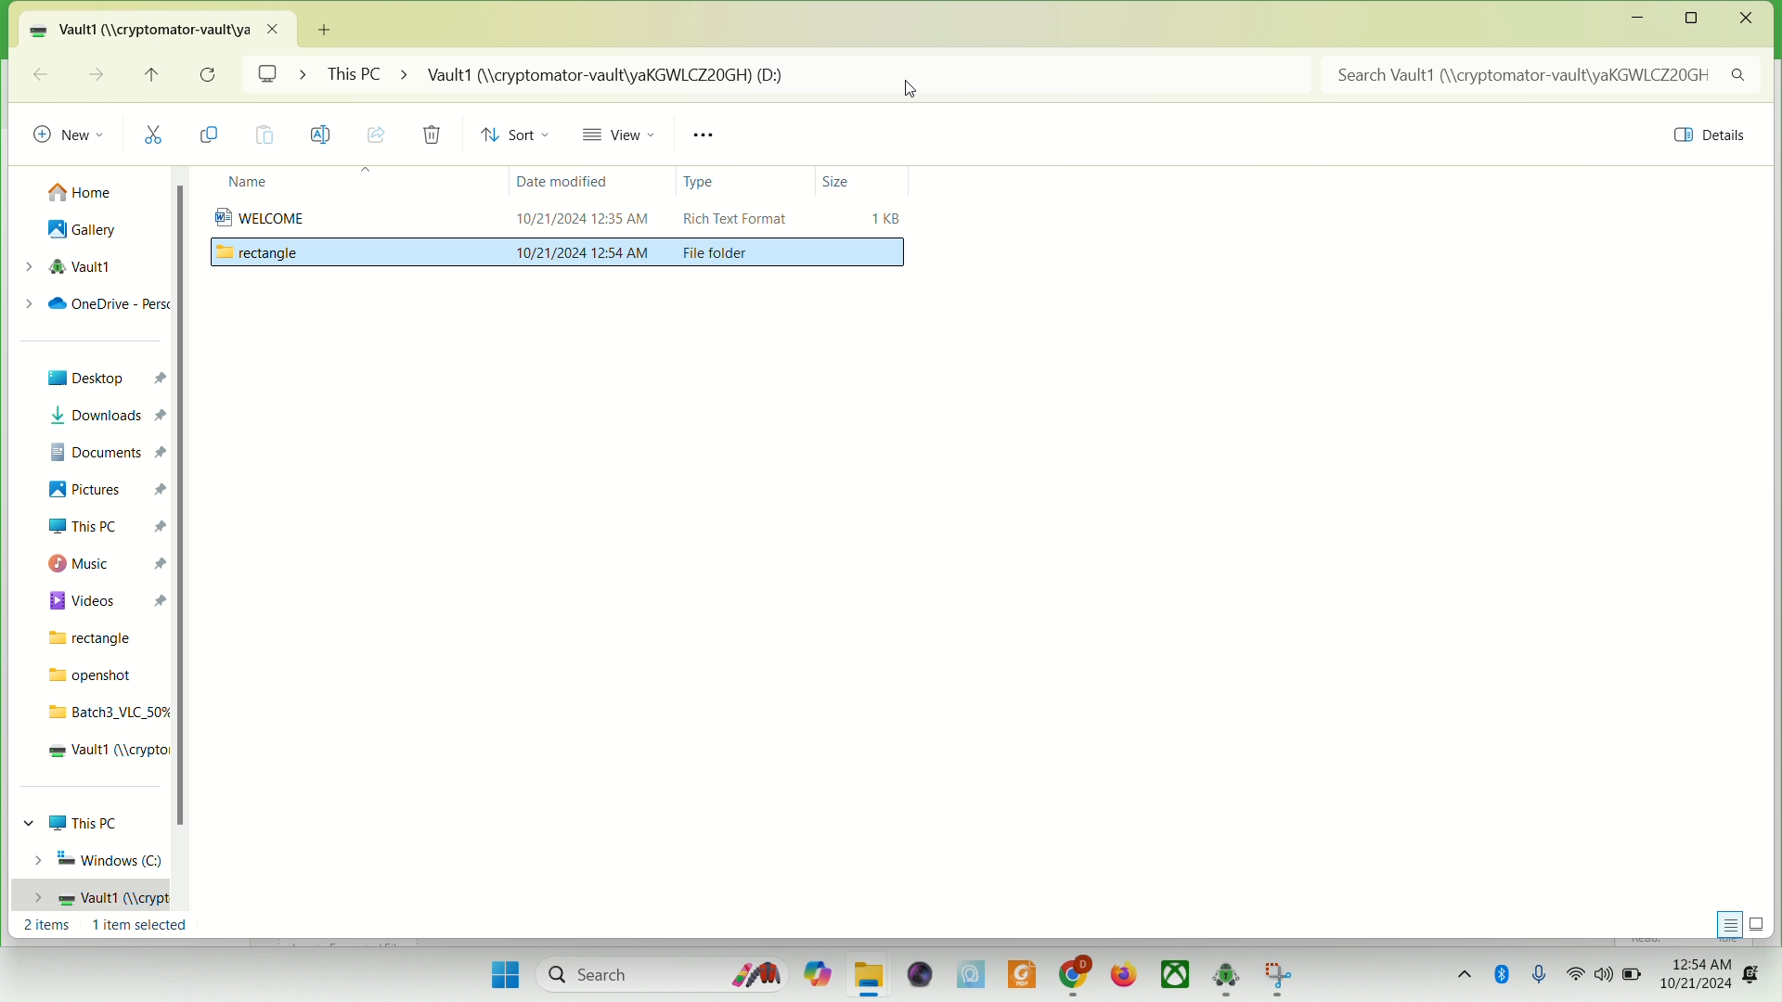  I want to click on delete, so click(431, 135).